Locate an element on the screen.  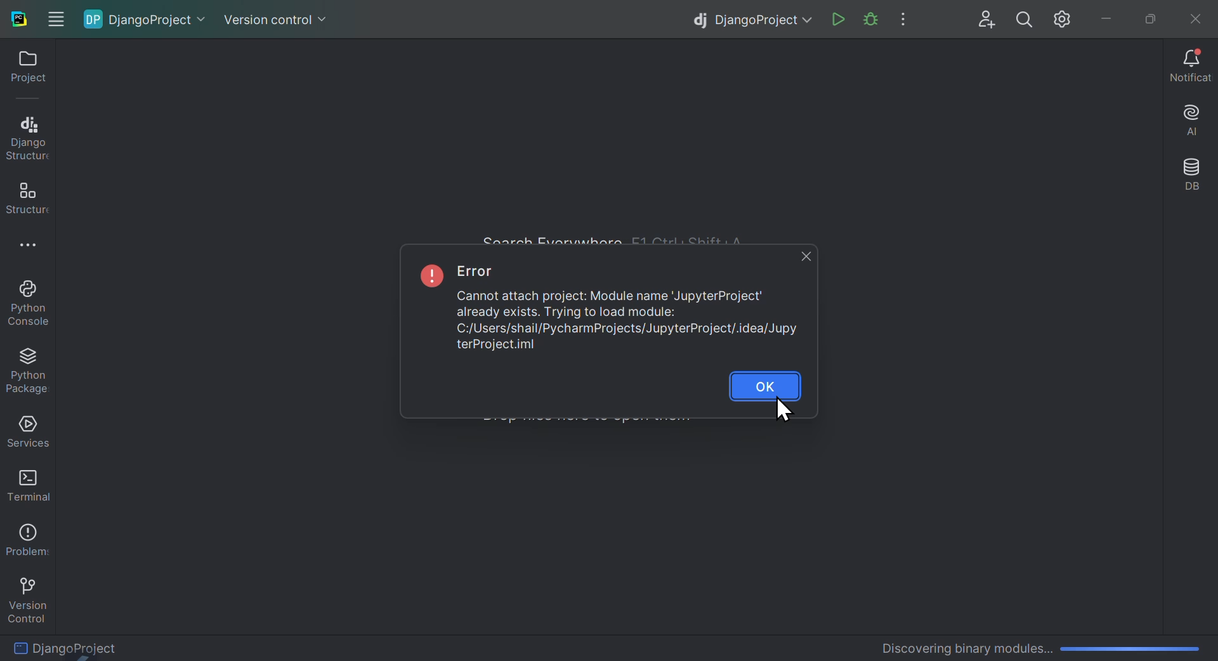
Error is located at coordinates (480, 273).